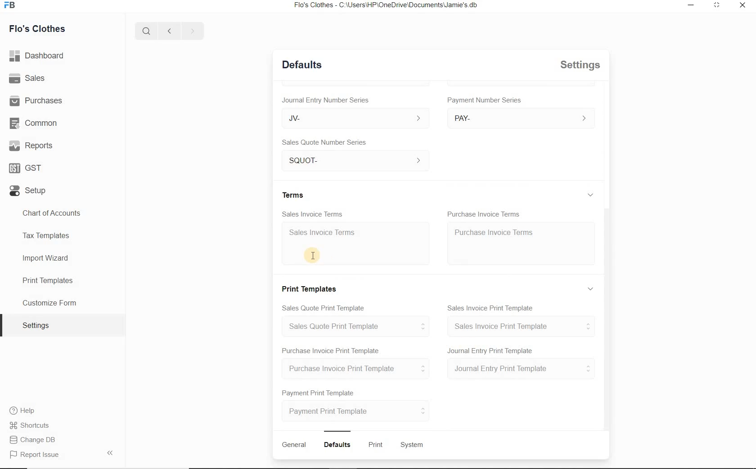  Describe the element at coordinates (293, 194) in the screenshot. I see `Terms` at that location.